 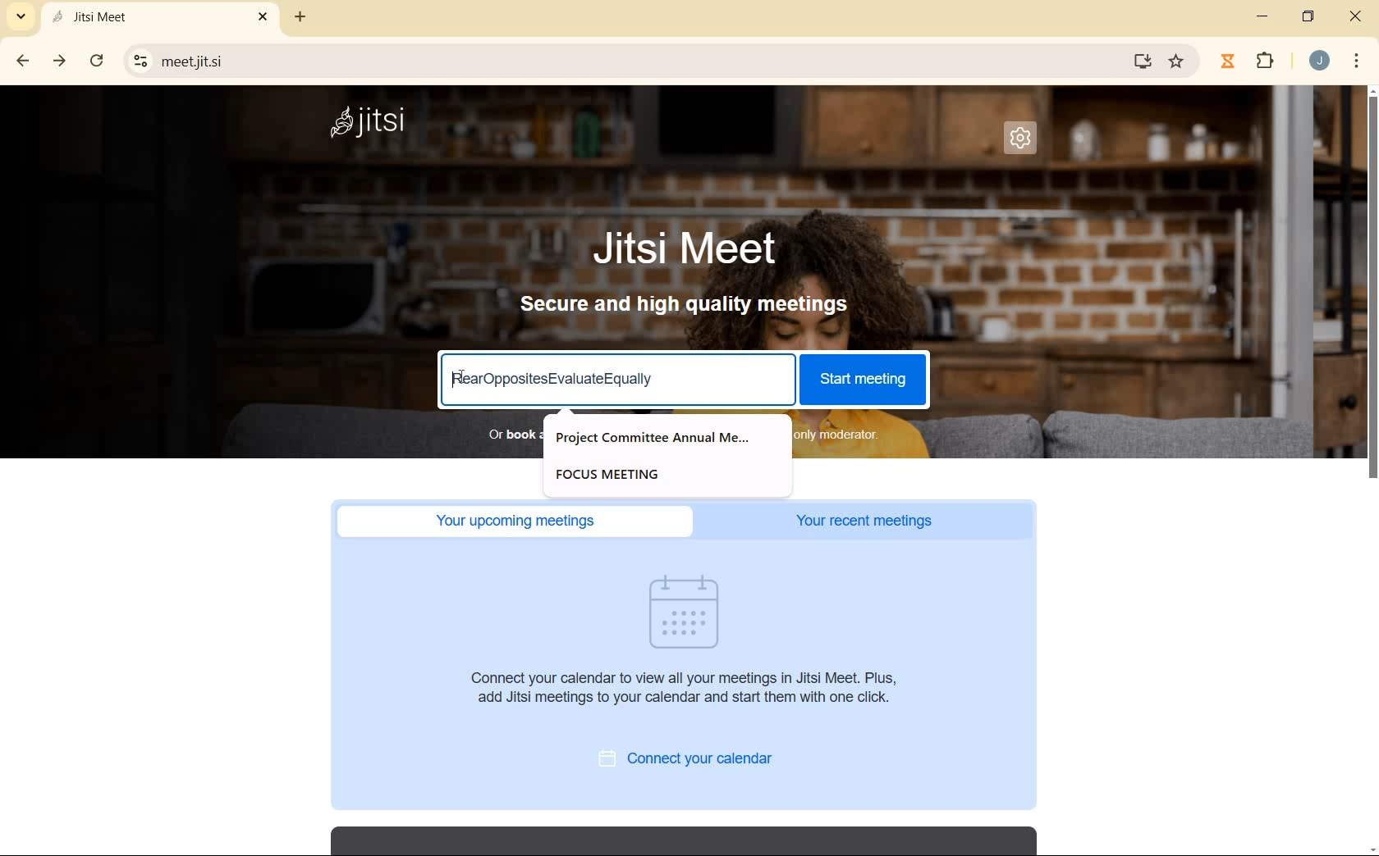 I want to click on Jitsi Meet, so click(x=158, y=18).